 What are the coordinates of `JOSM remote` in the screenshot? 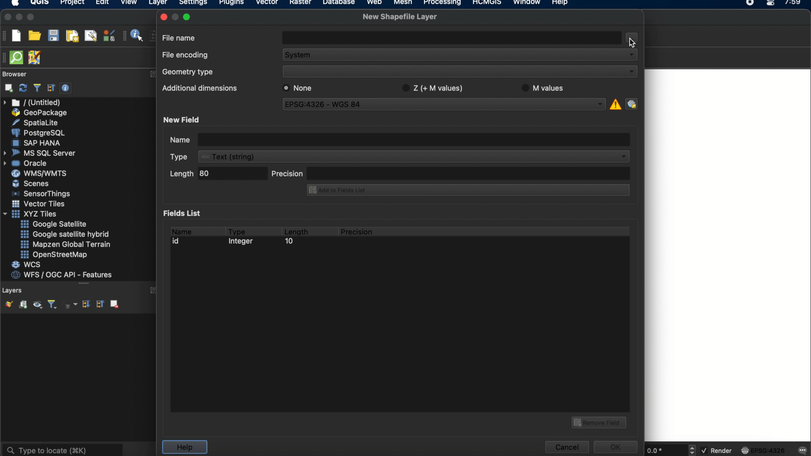 It's located at (35, 58).